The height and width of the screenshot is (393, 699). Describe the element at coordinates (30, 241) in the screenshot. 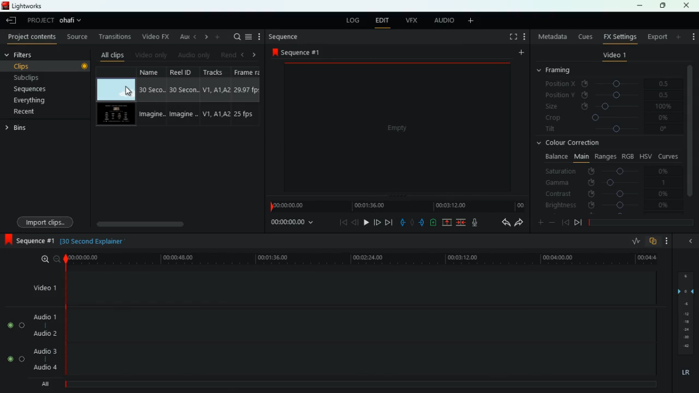

I see `sequence` at that location.